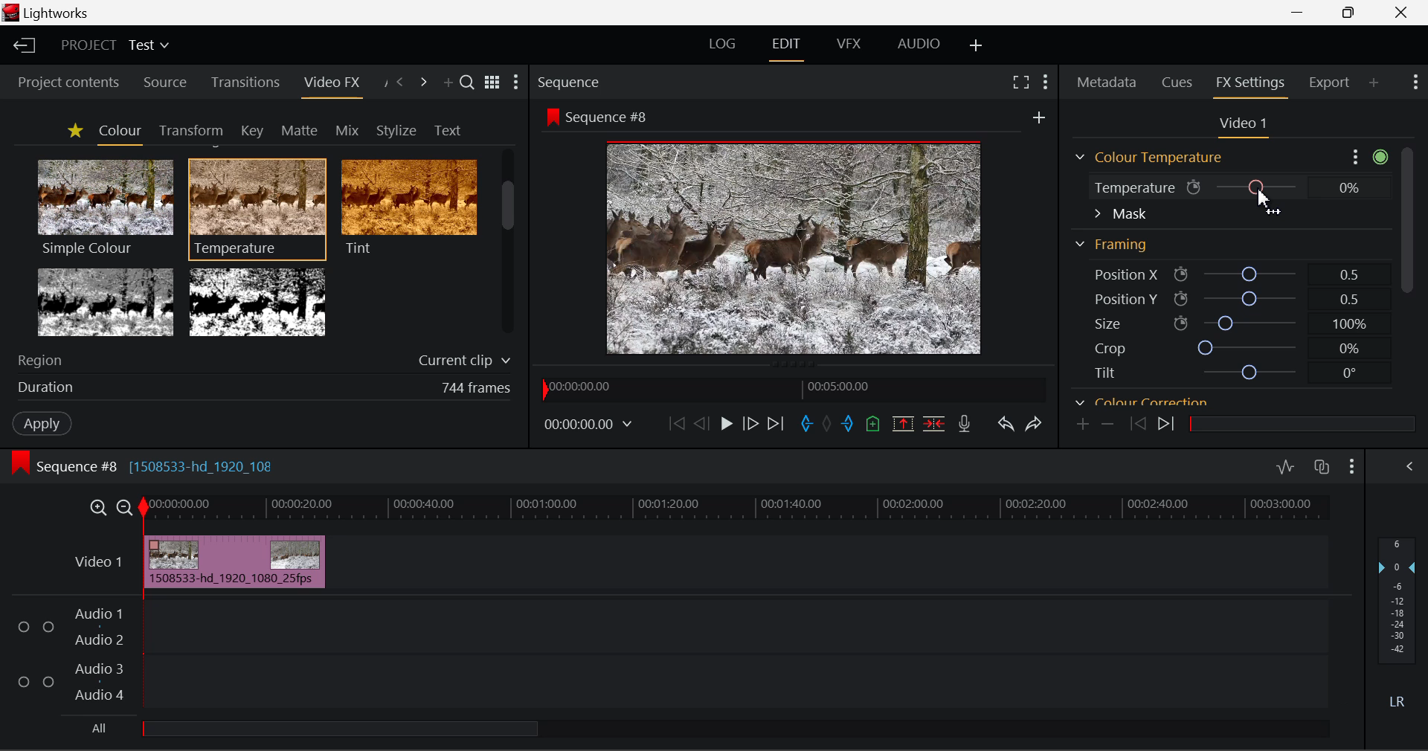 This screenshot has height=751, width=1428. Describe the element at coordinates (1409, 260) in the screenshot. I see `Scroll Bar` at that location.